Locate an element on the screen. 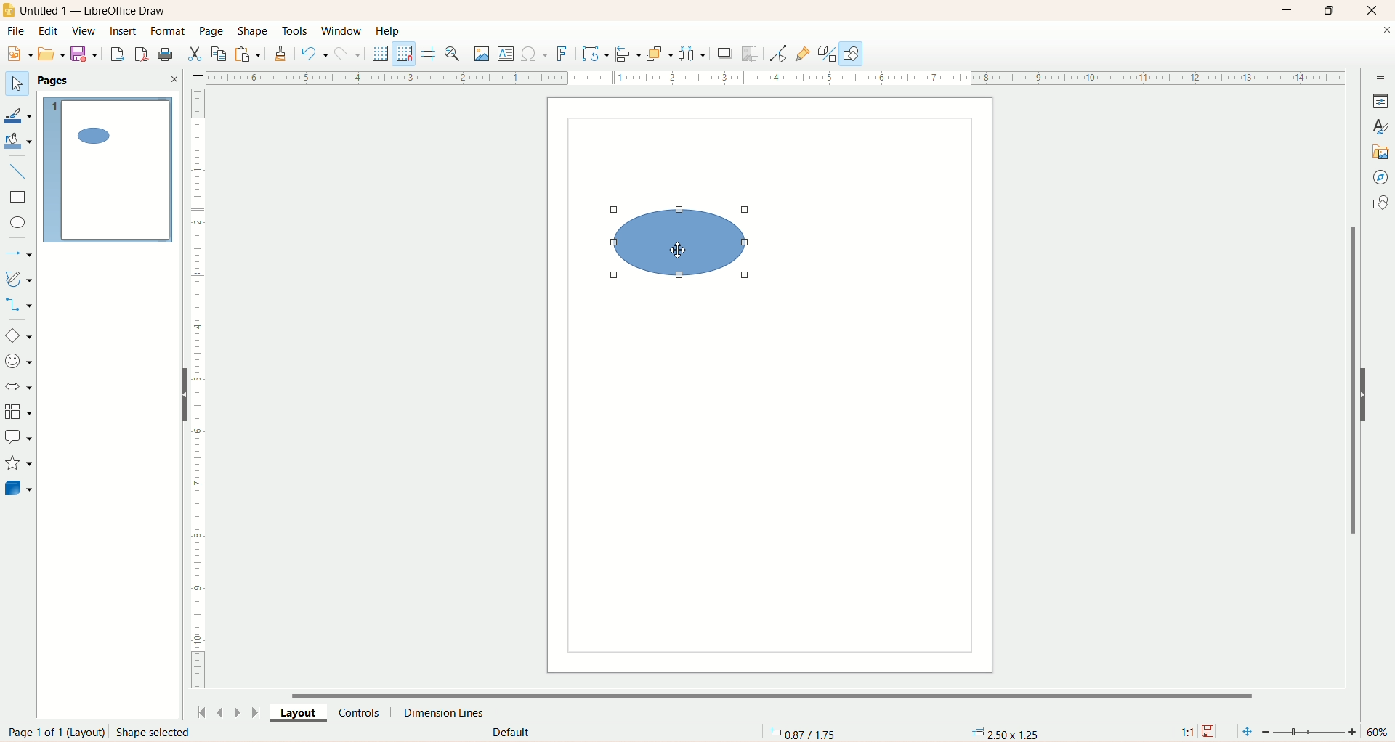  close documents is located at coordinates (1386, 31).